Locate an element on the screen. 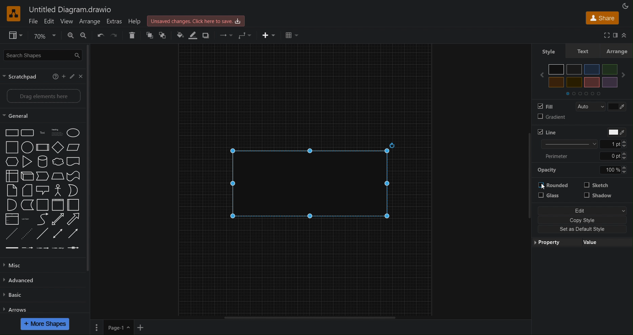  Perimeter size is located at coordinates (584, 156).